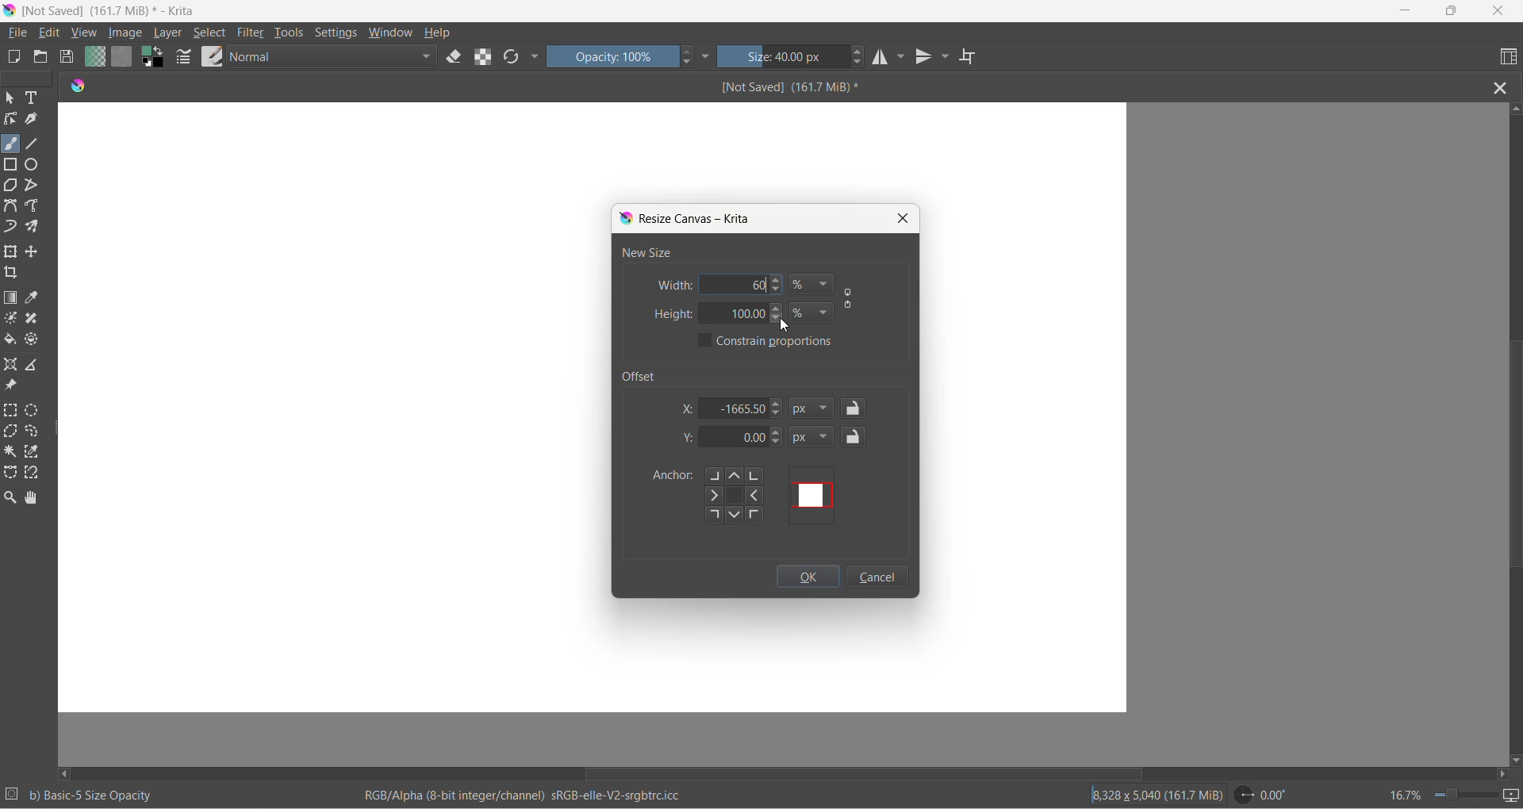 This screenshot has height=809, width=1523. What do you see at coordinates (1514, 108) in the screenshot?
I see `scroll up button` at bounding box center [1514, 108].